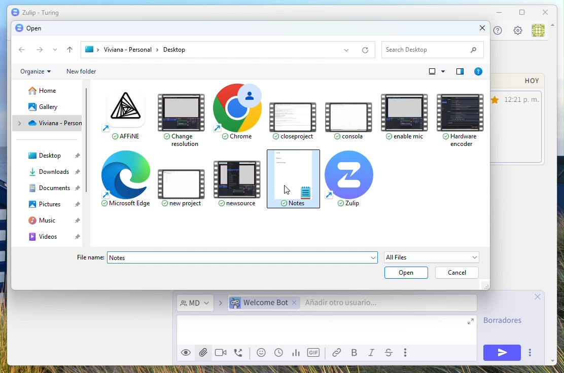 The height and width of the screenshot is (373, 564). Describe the element at coordinates (389, 353) in the screenshot. I see `typescript` at that location.